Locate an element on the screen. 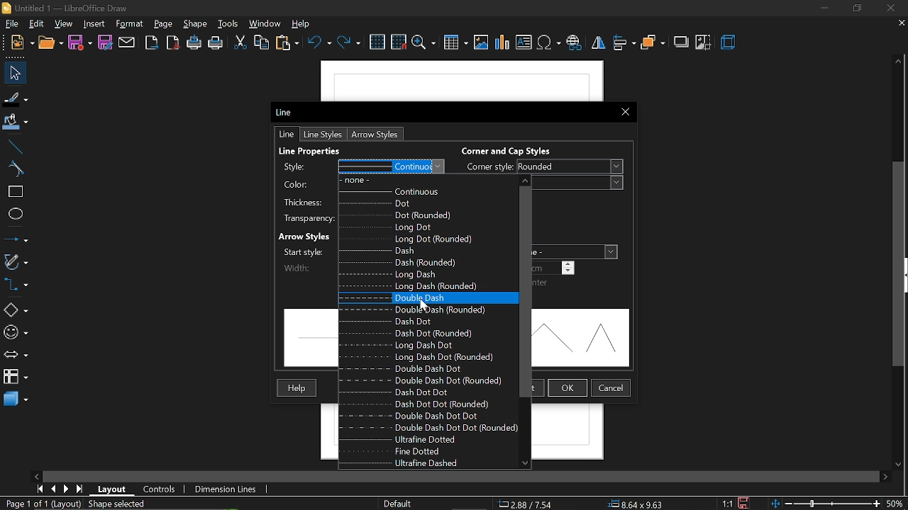 This screenshot has width=908, height=510. page is located at coordinates (163, 23).